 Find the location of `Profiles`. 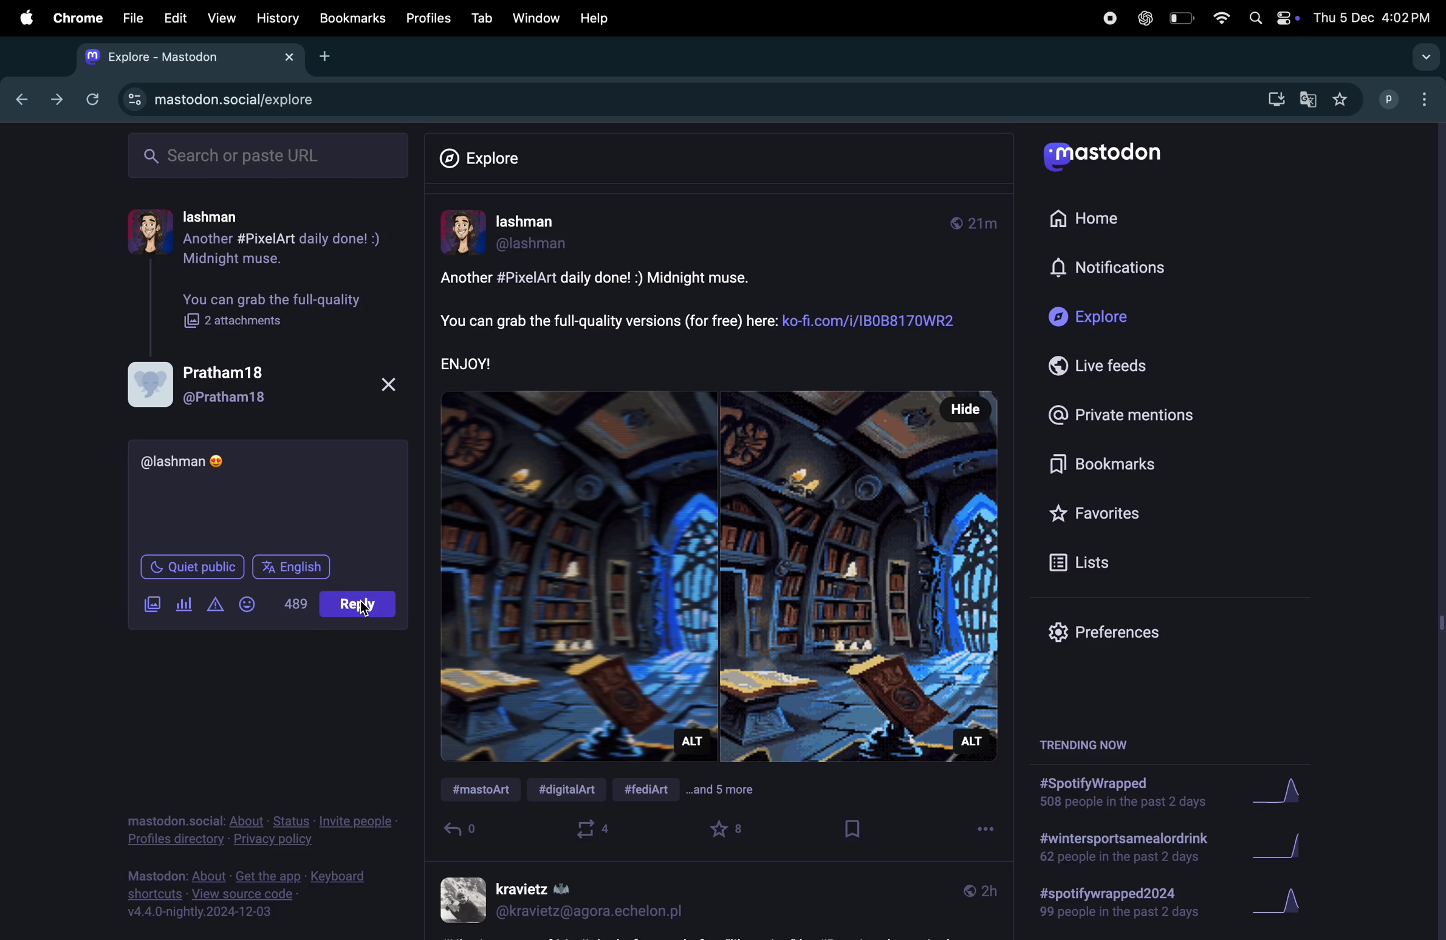

Profiles is located at coordinates (430, 18).